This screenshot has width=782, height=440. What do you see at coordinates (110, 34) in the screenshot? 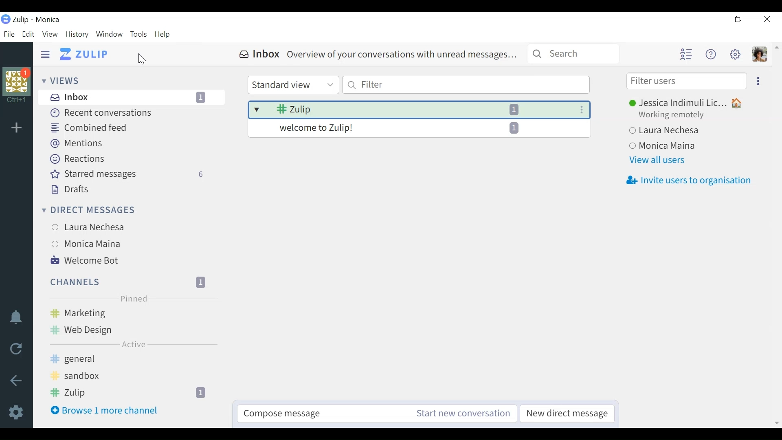
I see `Window` at bounding box center [110, 34].